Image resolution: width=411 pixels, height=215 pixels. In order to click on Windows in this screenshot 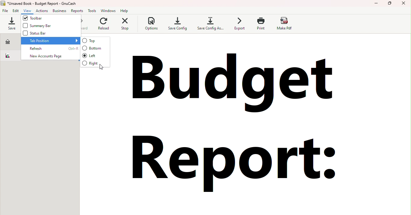, I will do `click(109, 11)`.